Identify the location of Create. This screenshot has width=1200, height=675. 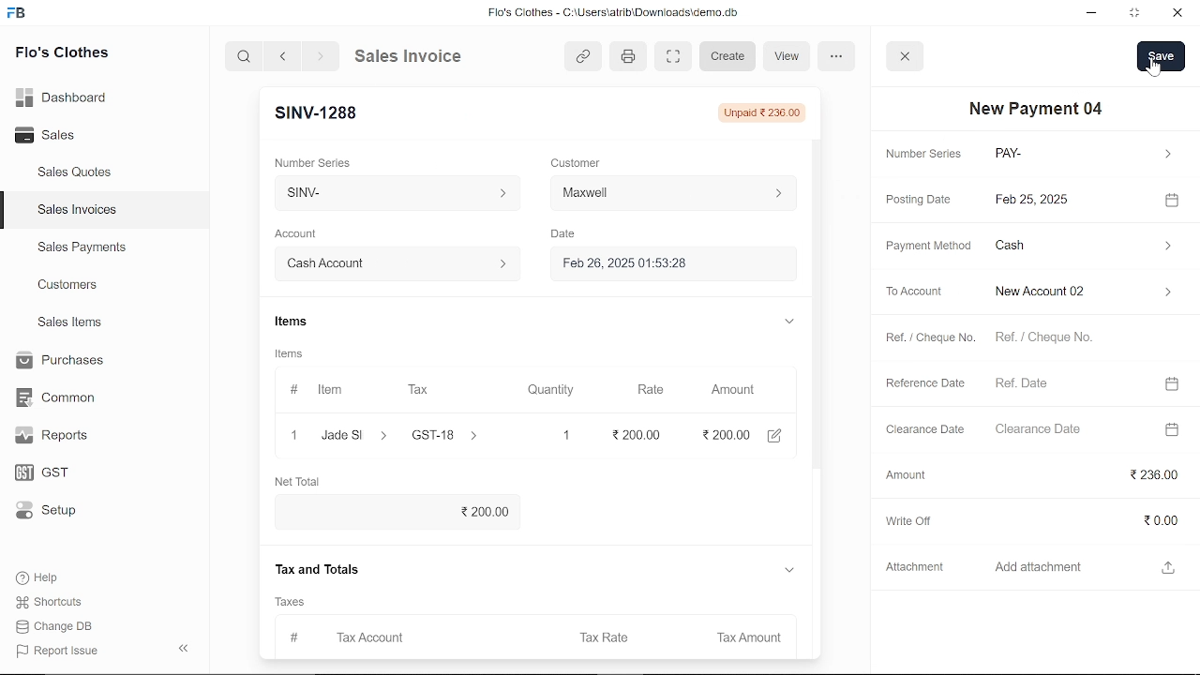
(728, 57).